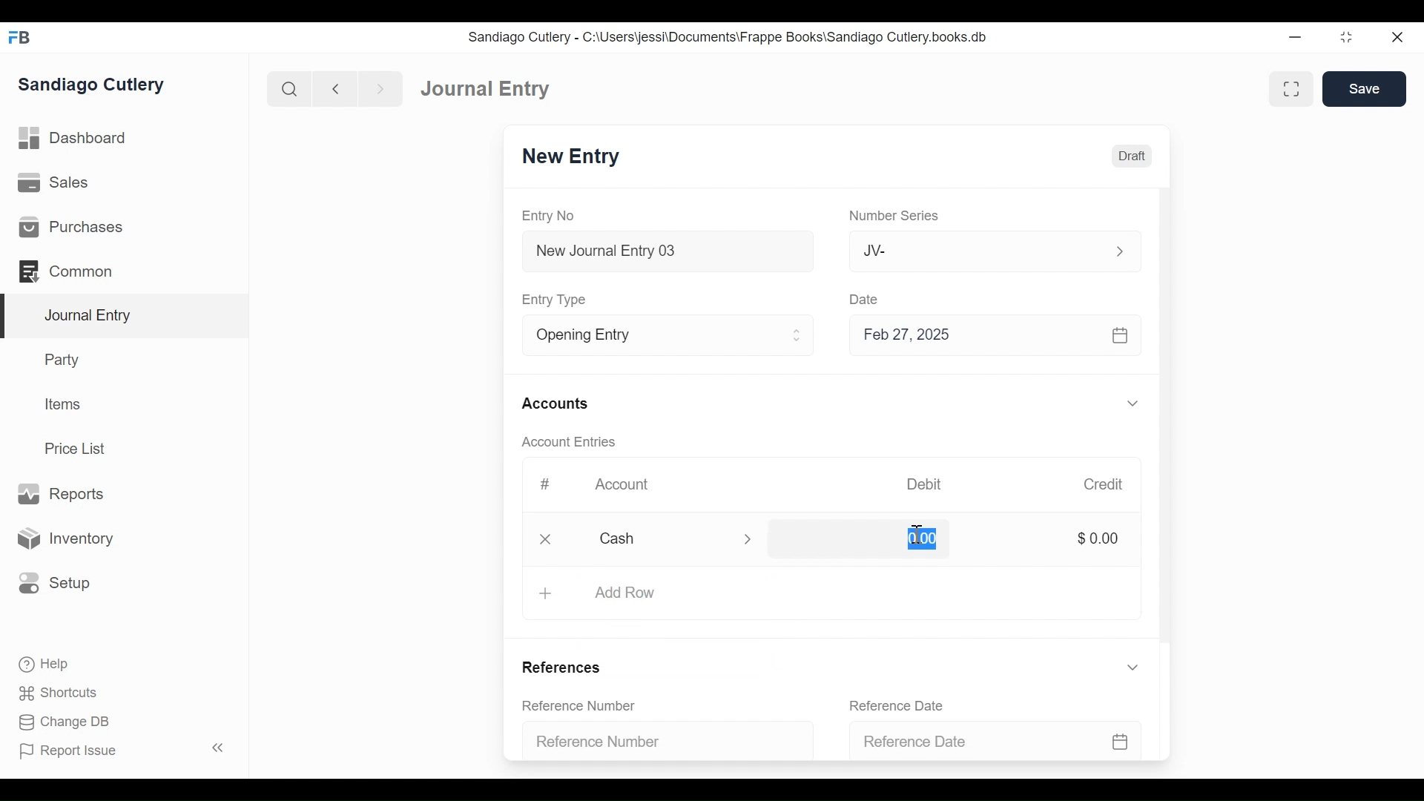  What do you see at coordinates (625, 485) in the screenshot?
I see `Account` at bounding box center [625, 485].